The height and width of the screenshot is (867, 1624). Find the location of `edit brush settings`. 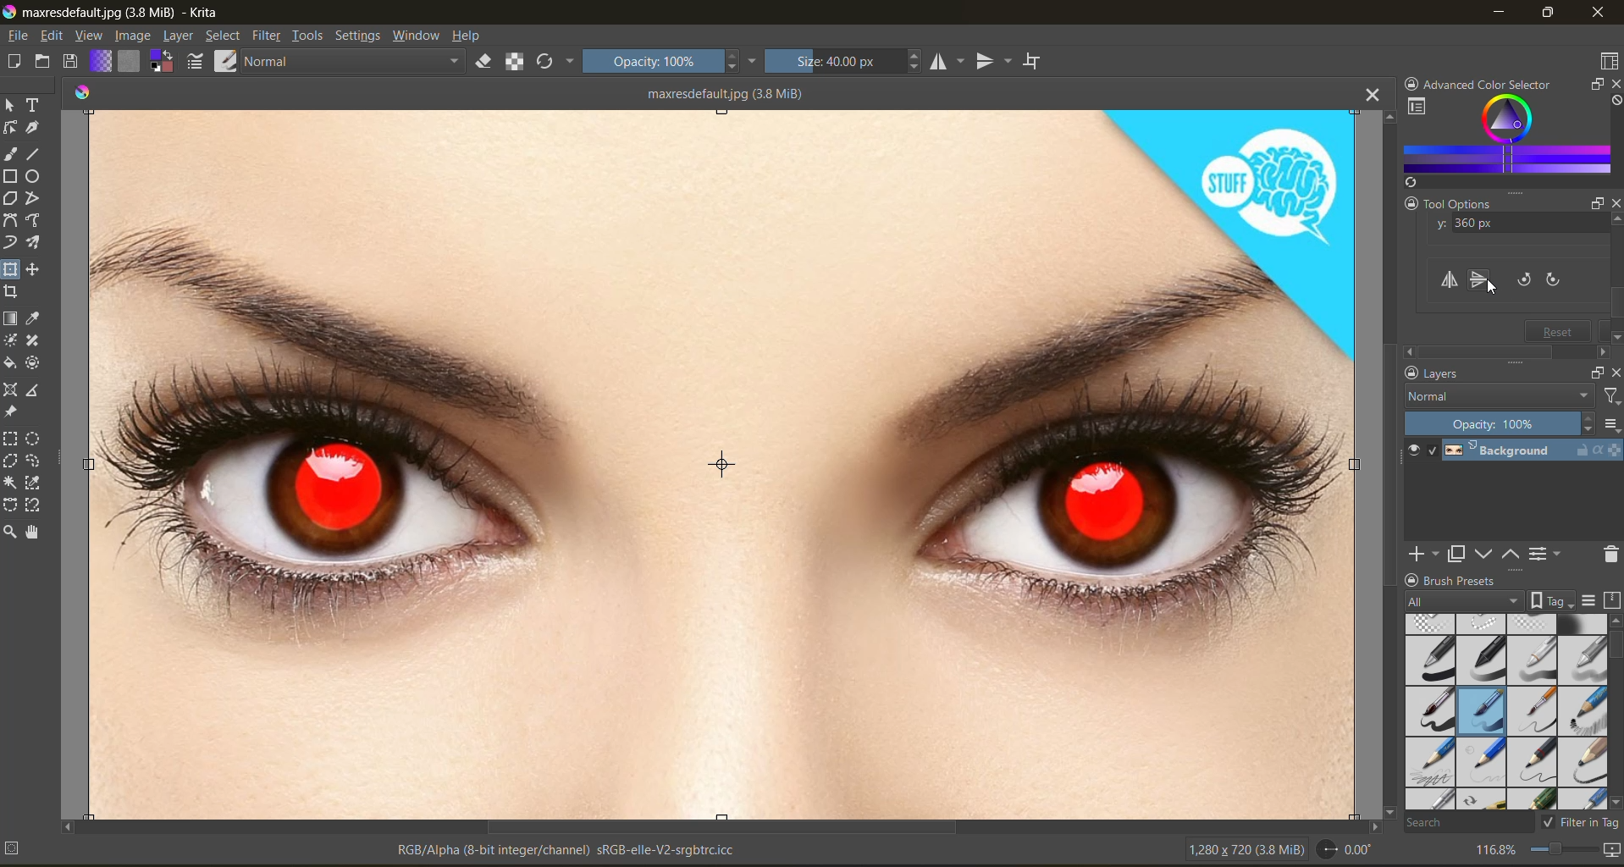

edit brush settings is located at coordinates (199, 64).